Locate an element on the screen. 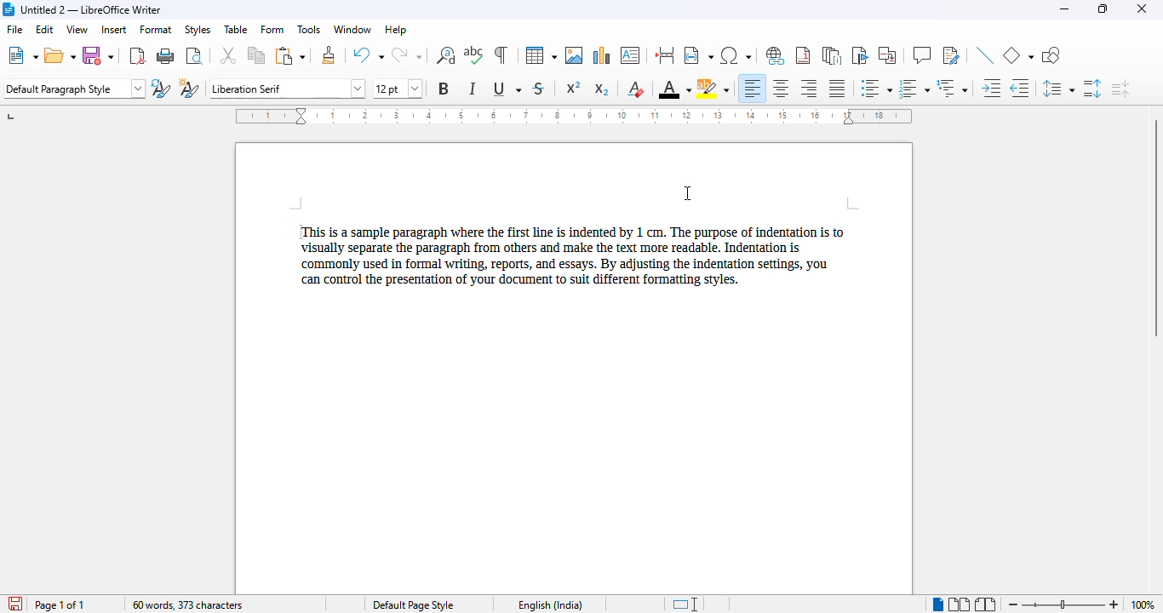  basic shapes is located at coordinates (1018, 54).